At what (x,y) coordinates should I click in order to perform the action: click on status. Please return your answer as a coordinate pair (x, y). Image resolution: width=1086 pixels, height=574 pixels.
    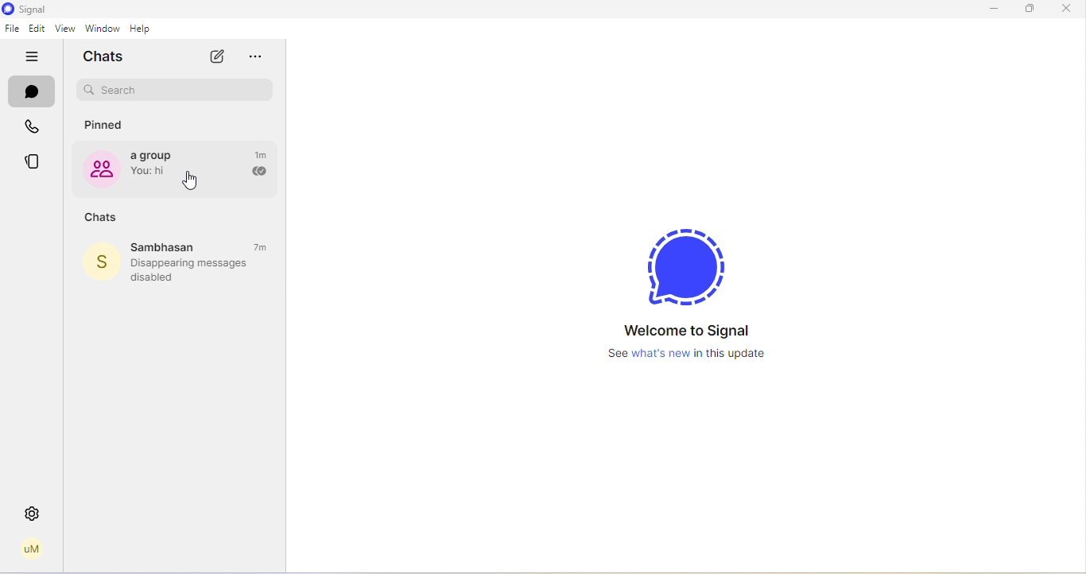
    Looking at the image, I should click on (35, 162).